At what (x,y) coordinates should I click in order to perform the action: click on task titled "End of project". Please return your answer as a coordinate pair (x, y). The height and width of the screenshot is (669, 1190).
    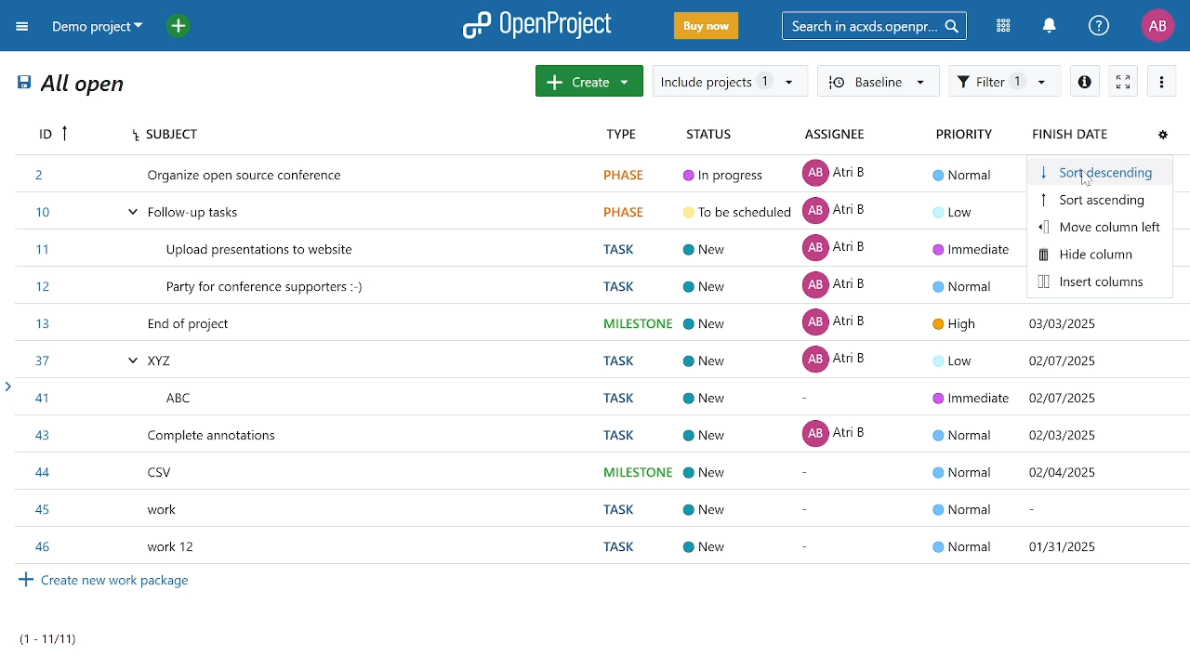
    Looking at the image, I should click on (609, 322).